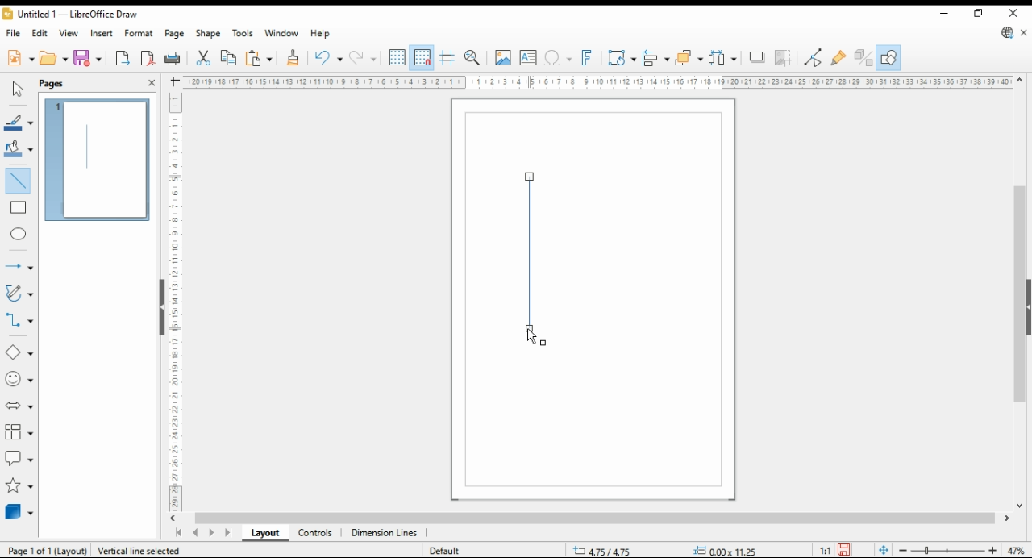 This screenshot has height=558, width=1032. I want to click on file, so click(14, 34).